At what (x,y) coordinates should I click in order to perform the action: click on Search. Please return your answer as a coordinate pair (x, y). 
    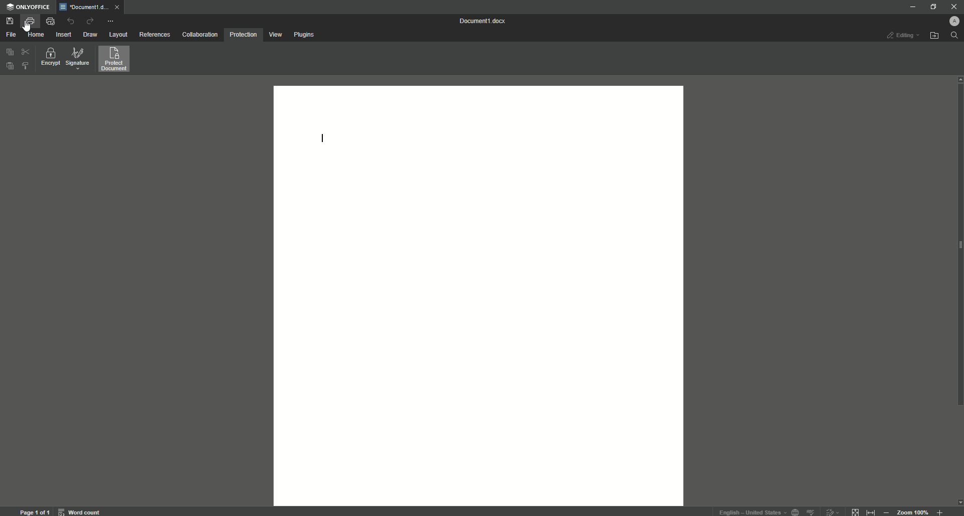
    Looking at the image, I should click on (955, 38).